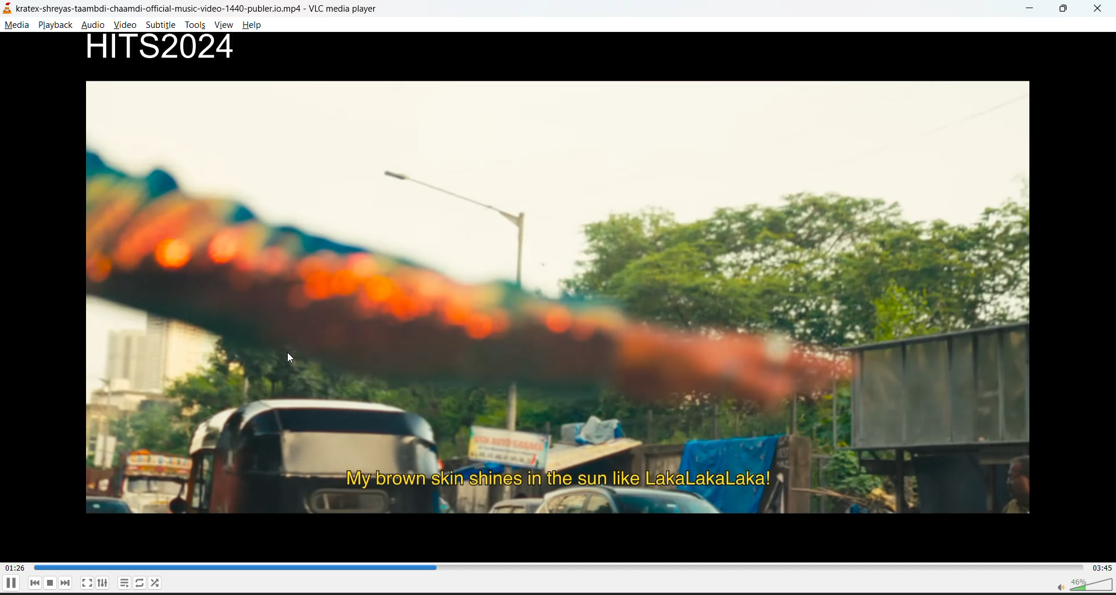 This screenshot has height=595, width=1116. I want to click on playlist, so click(122, 583).